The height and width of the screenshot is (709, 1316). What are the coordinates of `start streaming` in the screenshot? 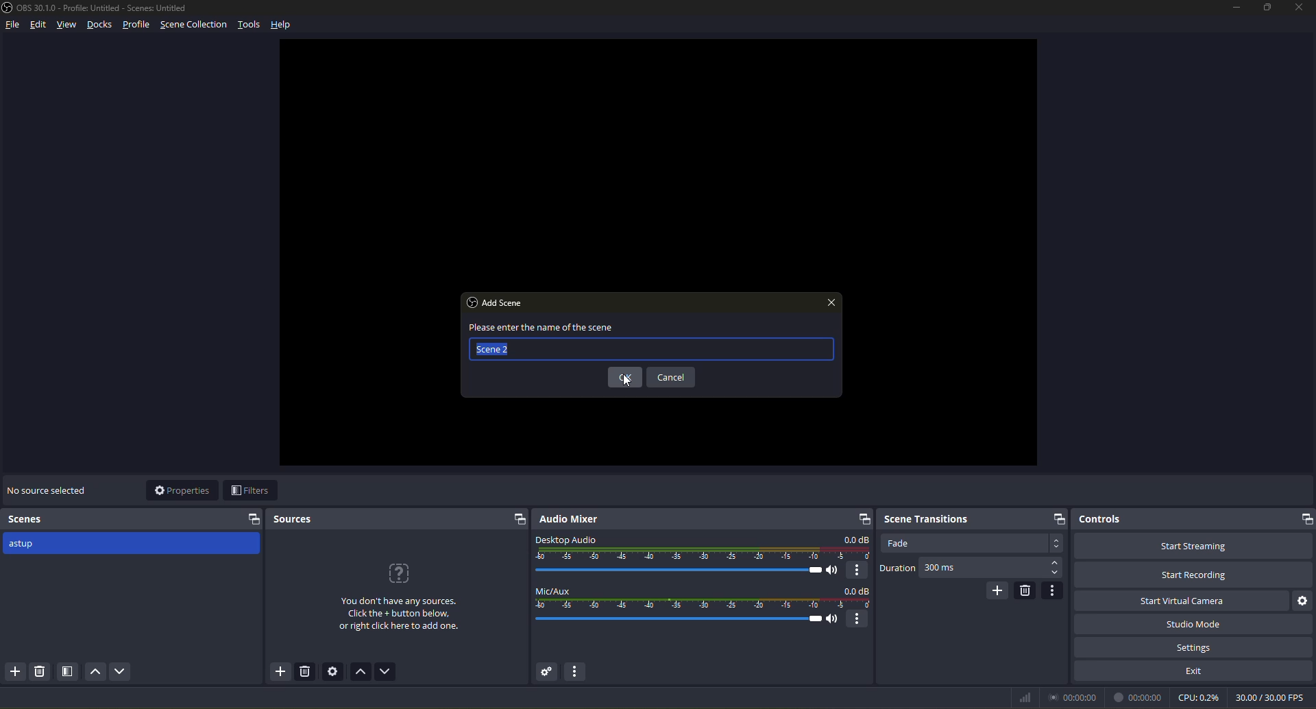 It's located at (1195, 545).